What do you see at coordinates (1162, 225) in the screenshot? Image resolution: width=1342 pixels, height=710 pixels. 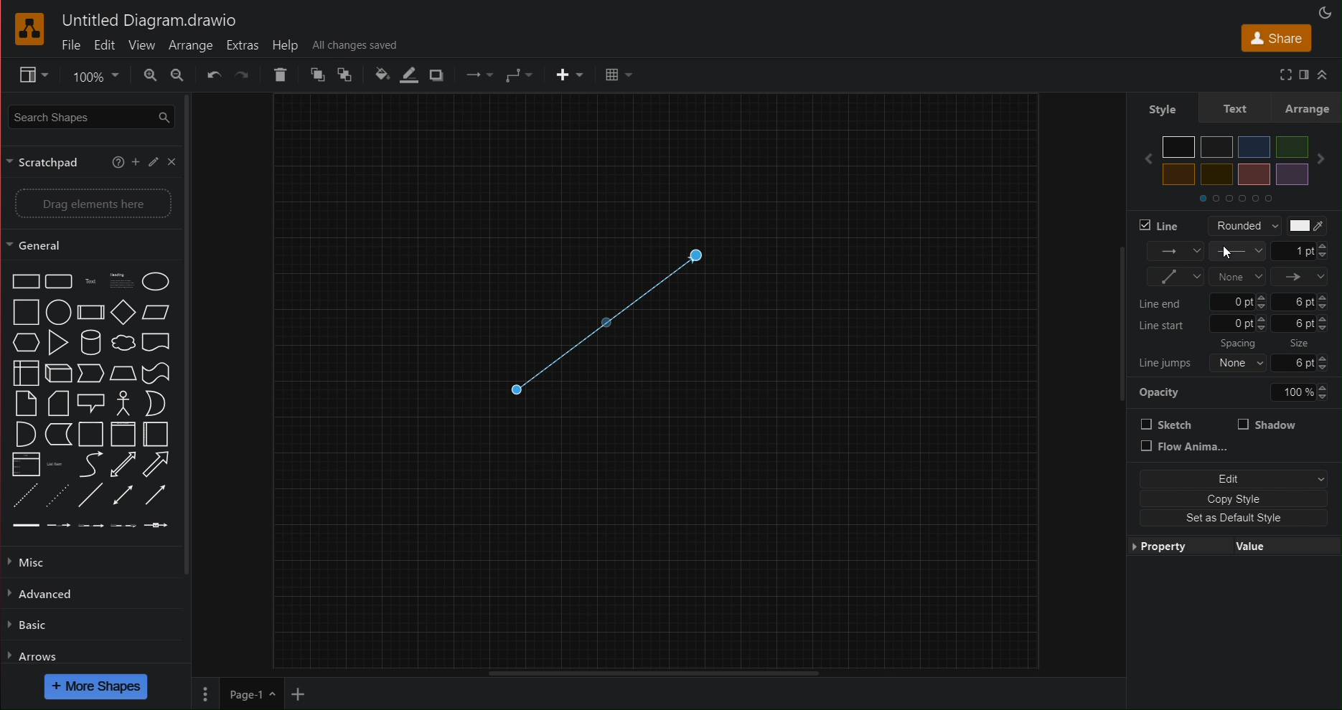 I see `Line` at bounding box center [1162, 225].